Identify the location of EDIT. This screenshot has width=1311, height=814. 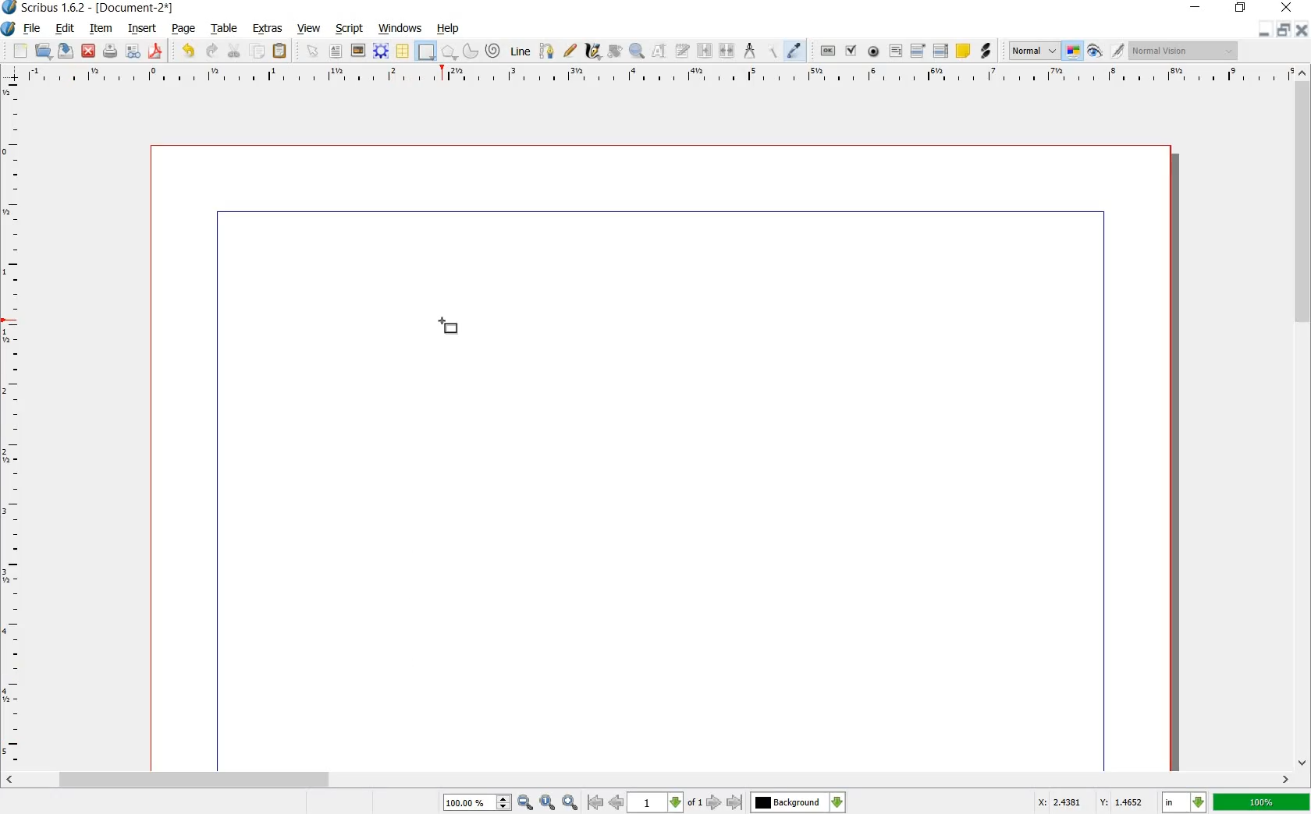
(64, 29).